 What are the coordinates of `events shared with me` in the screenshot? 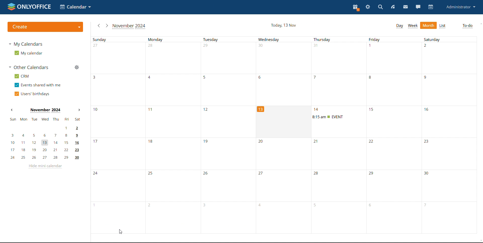 It's located at (37, 85).